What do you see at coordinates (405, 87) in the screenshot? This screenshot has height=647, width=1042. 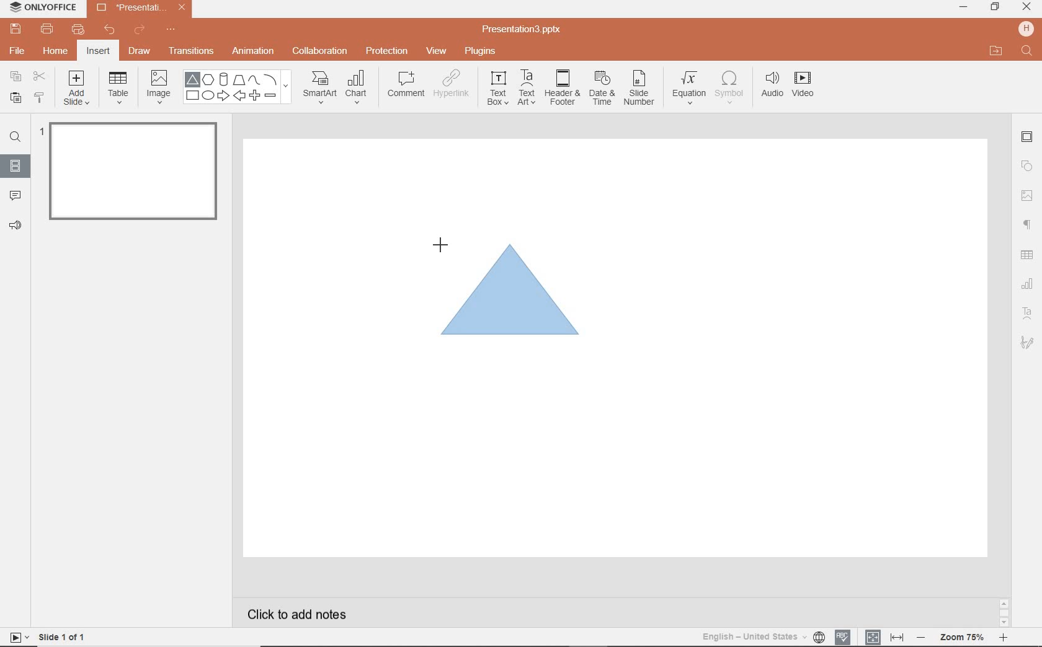 I see `COMMENT` at bounding box center [405, 87].